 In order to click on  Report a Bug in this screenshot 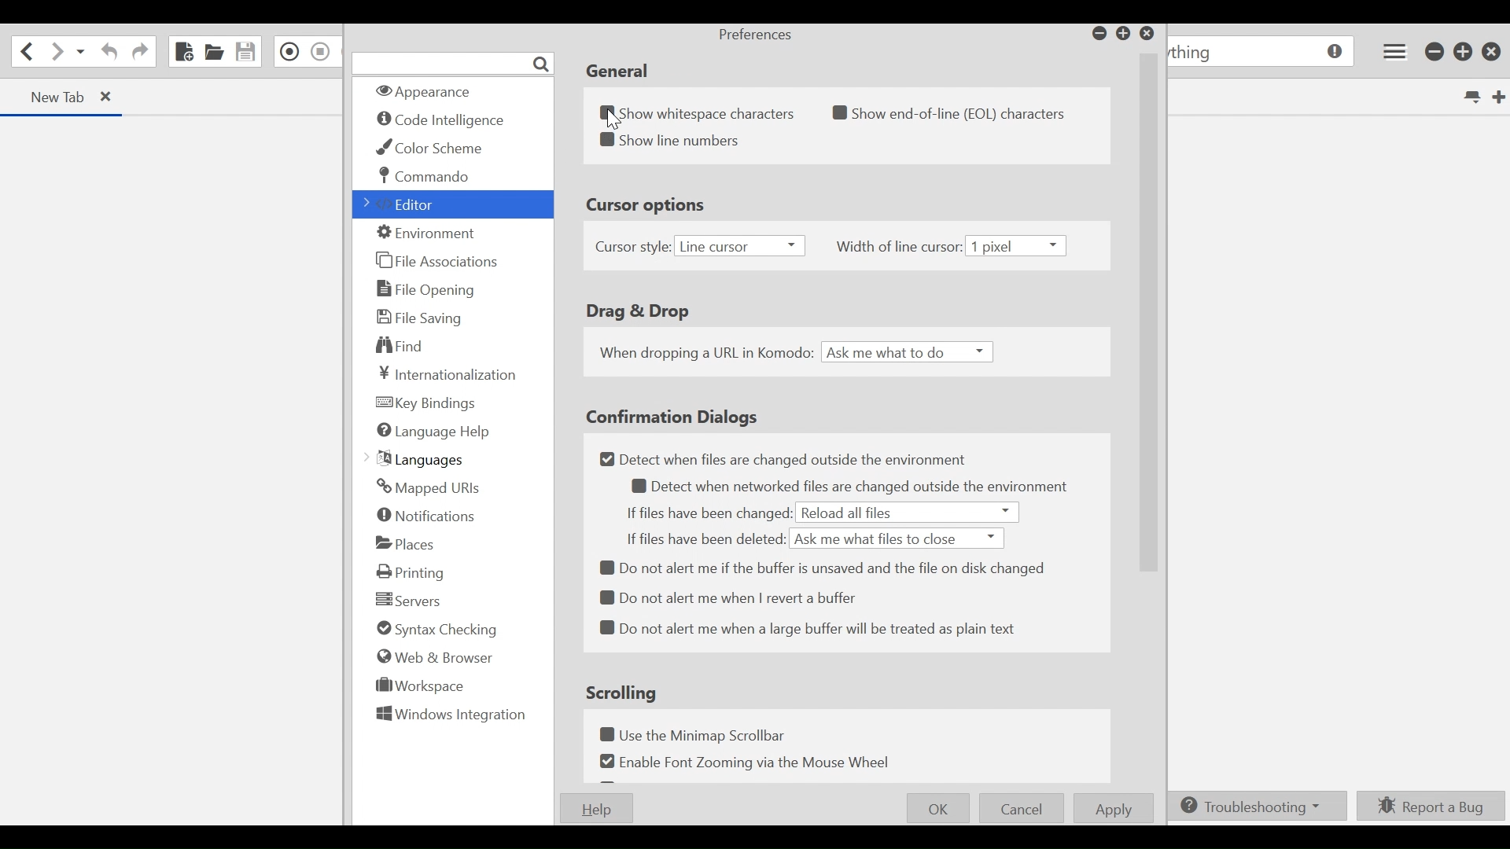, I will do `click(1430, 807)`.